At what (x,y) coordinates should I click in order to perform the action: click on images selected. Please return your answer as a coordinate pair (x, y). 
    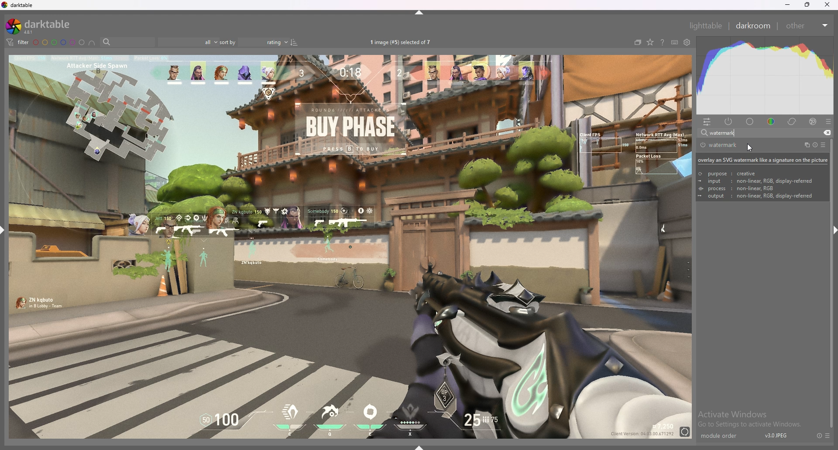
    Looking at the image, I should click on (402, 42).